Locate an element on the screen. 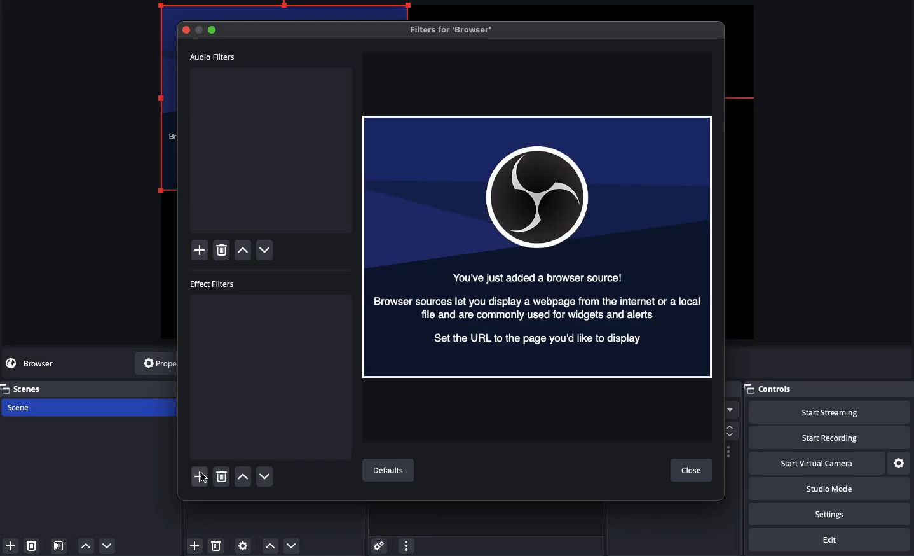  down is located at coordinates (268, 251).